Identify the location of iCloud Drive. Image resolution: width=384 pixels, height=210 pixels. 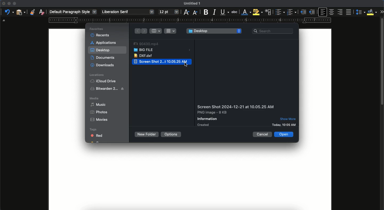
(104, 81).